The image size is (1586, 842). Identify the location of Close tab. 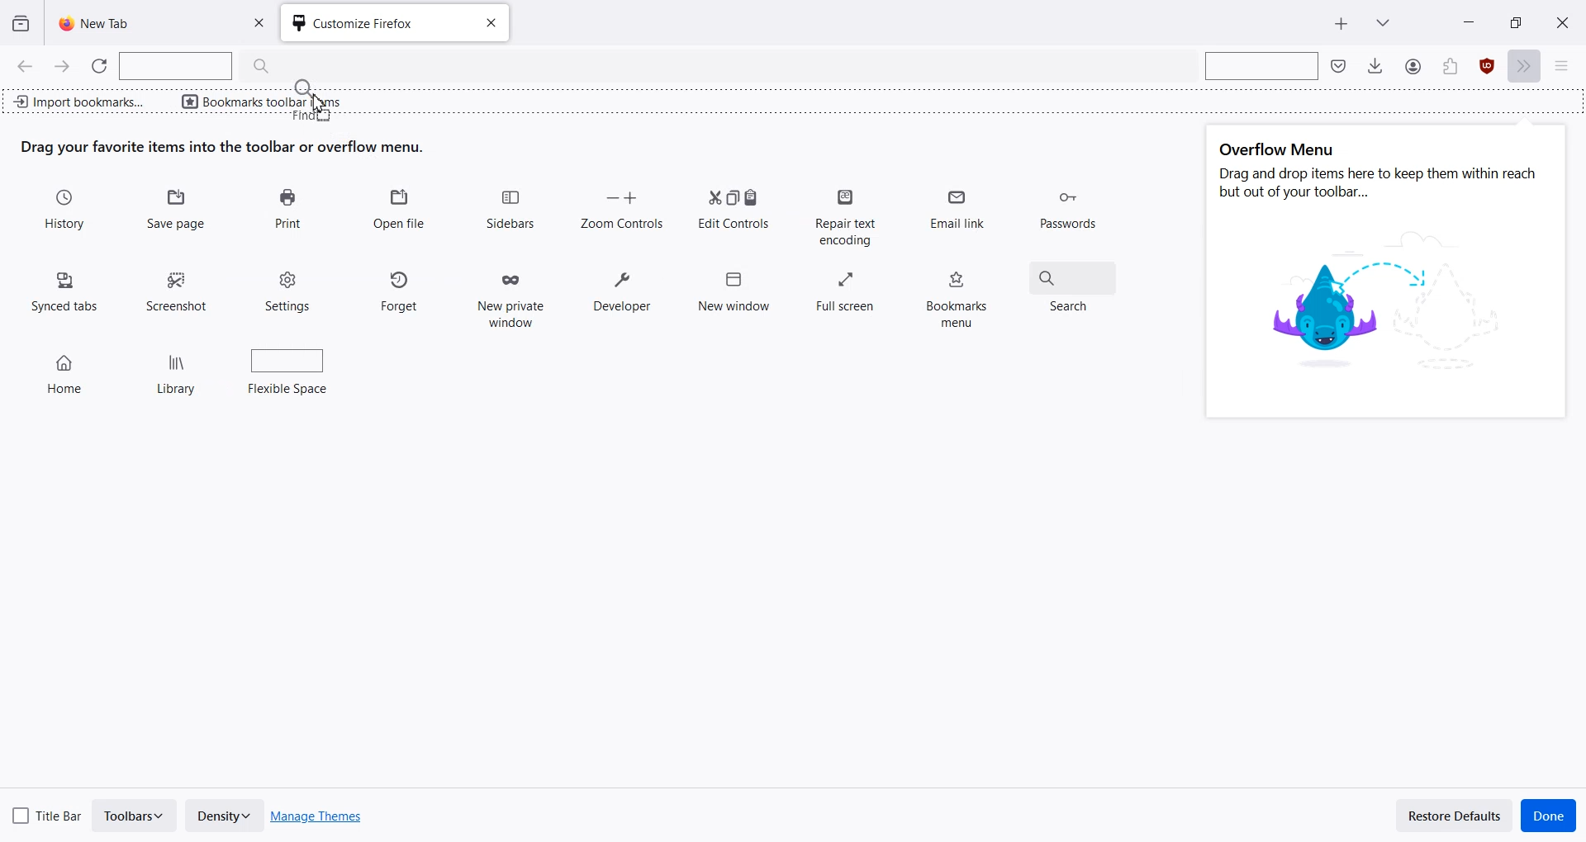
(489, 23).